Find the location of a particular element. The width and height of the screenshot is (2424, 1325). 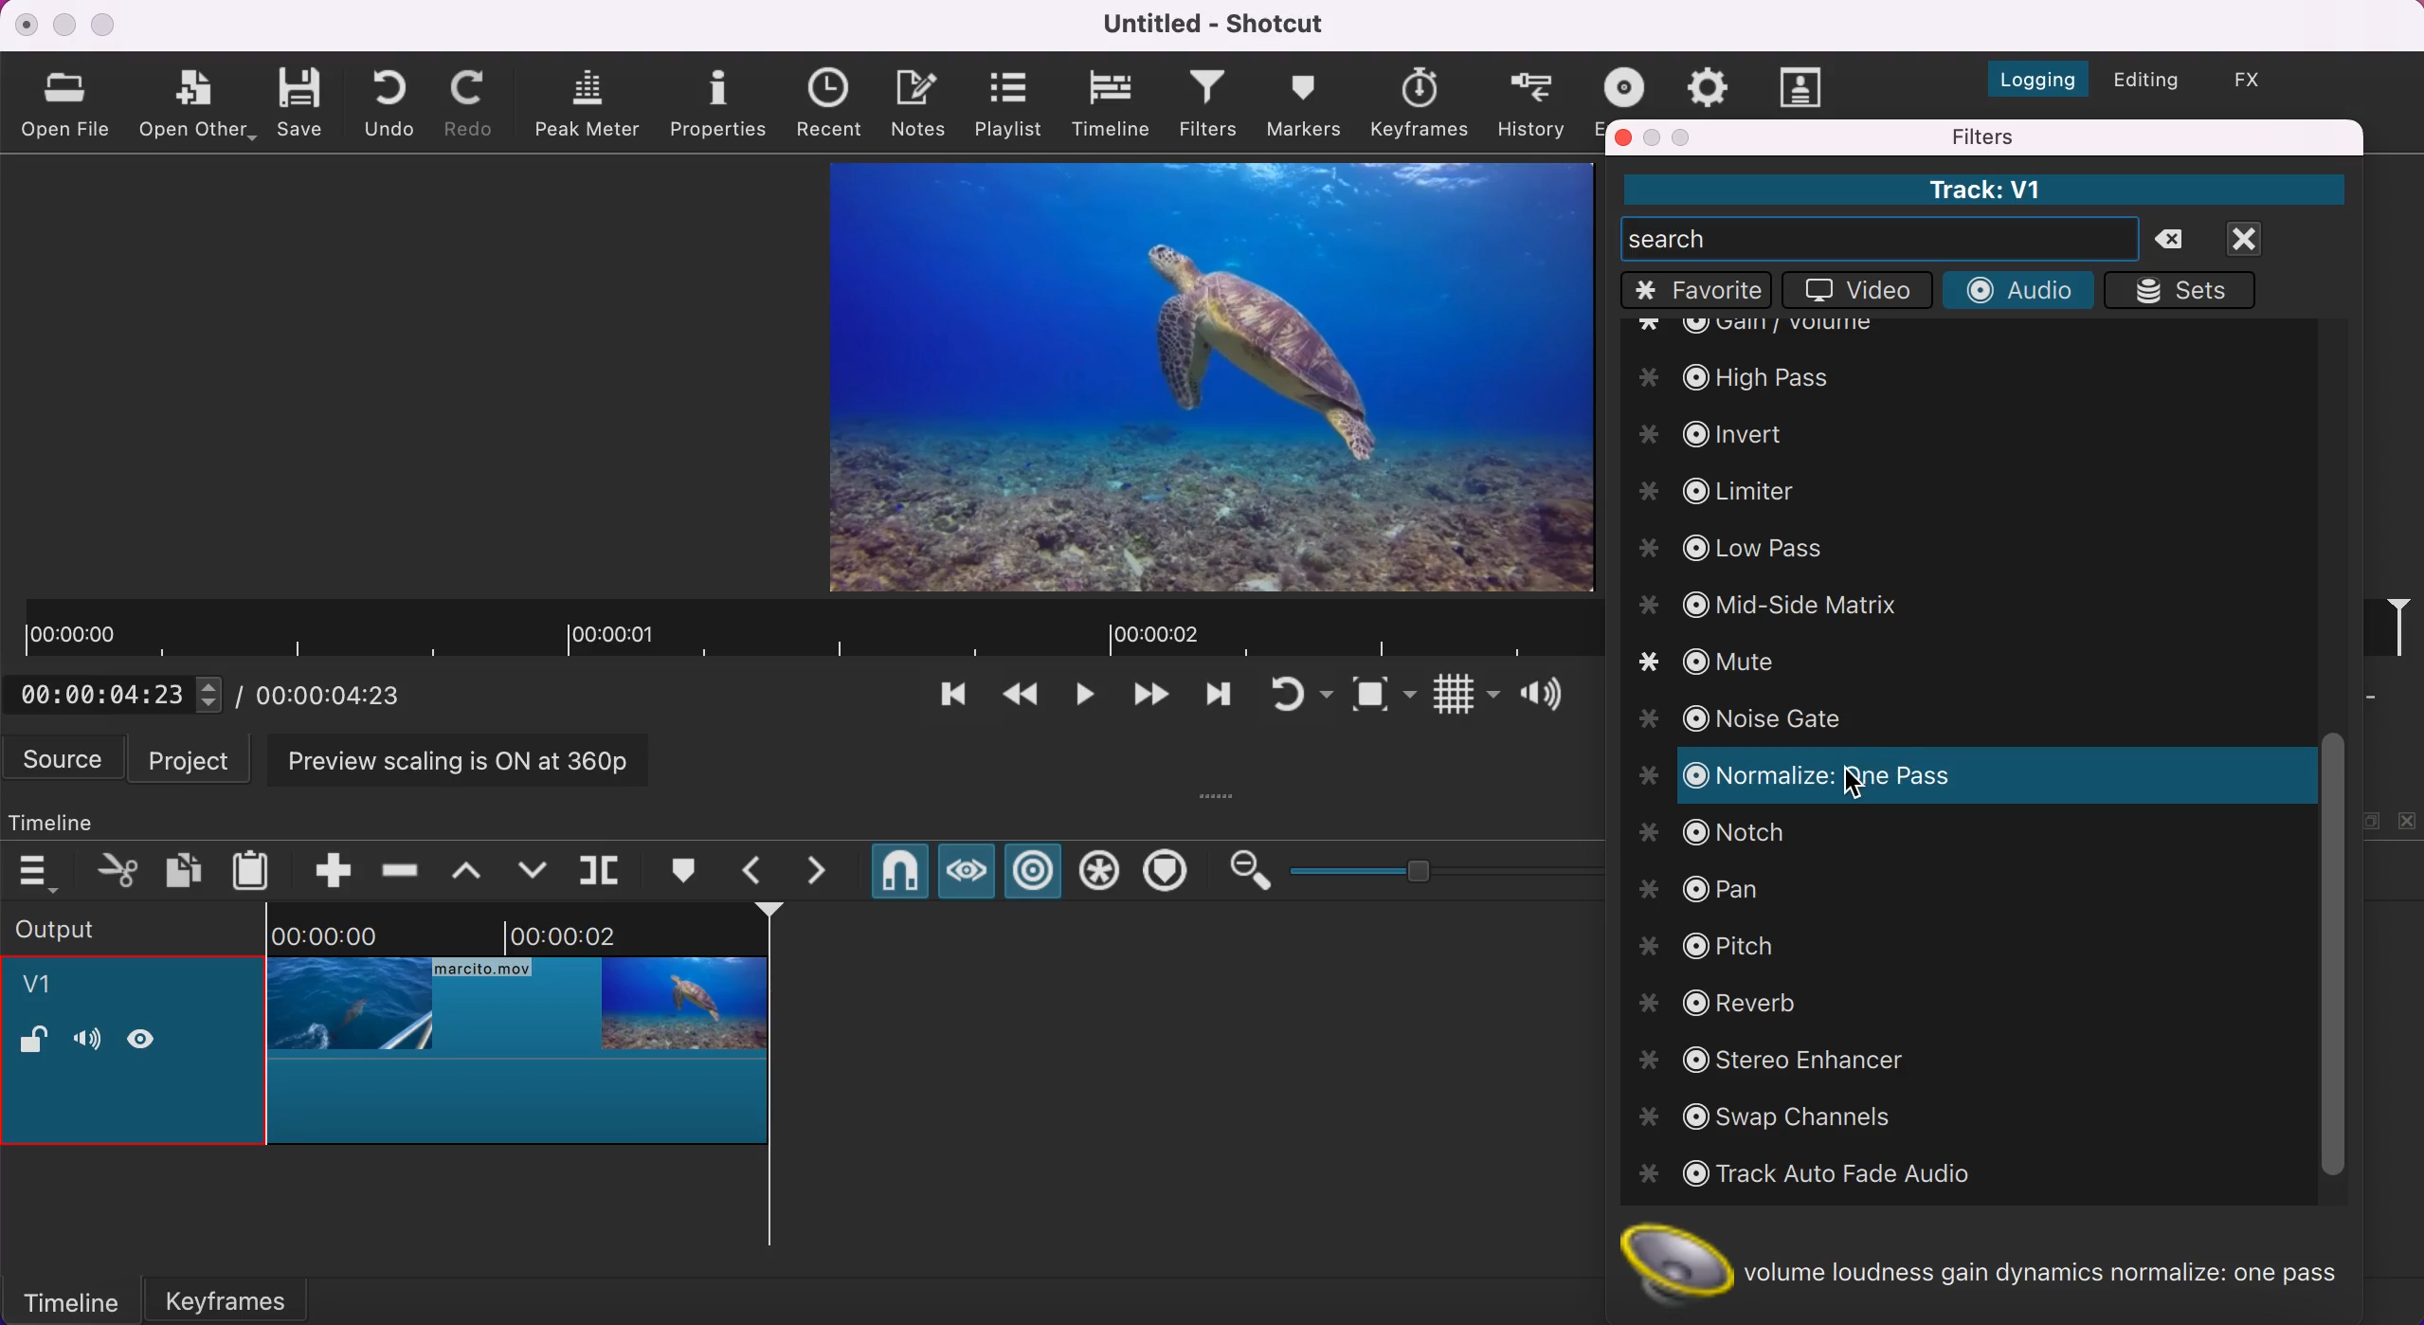

track auto fade audio is located at coordinates (1814, 1175).